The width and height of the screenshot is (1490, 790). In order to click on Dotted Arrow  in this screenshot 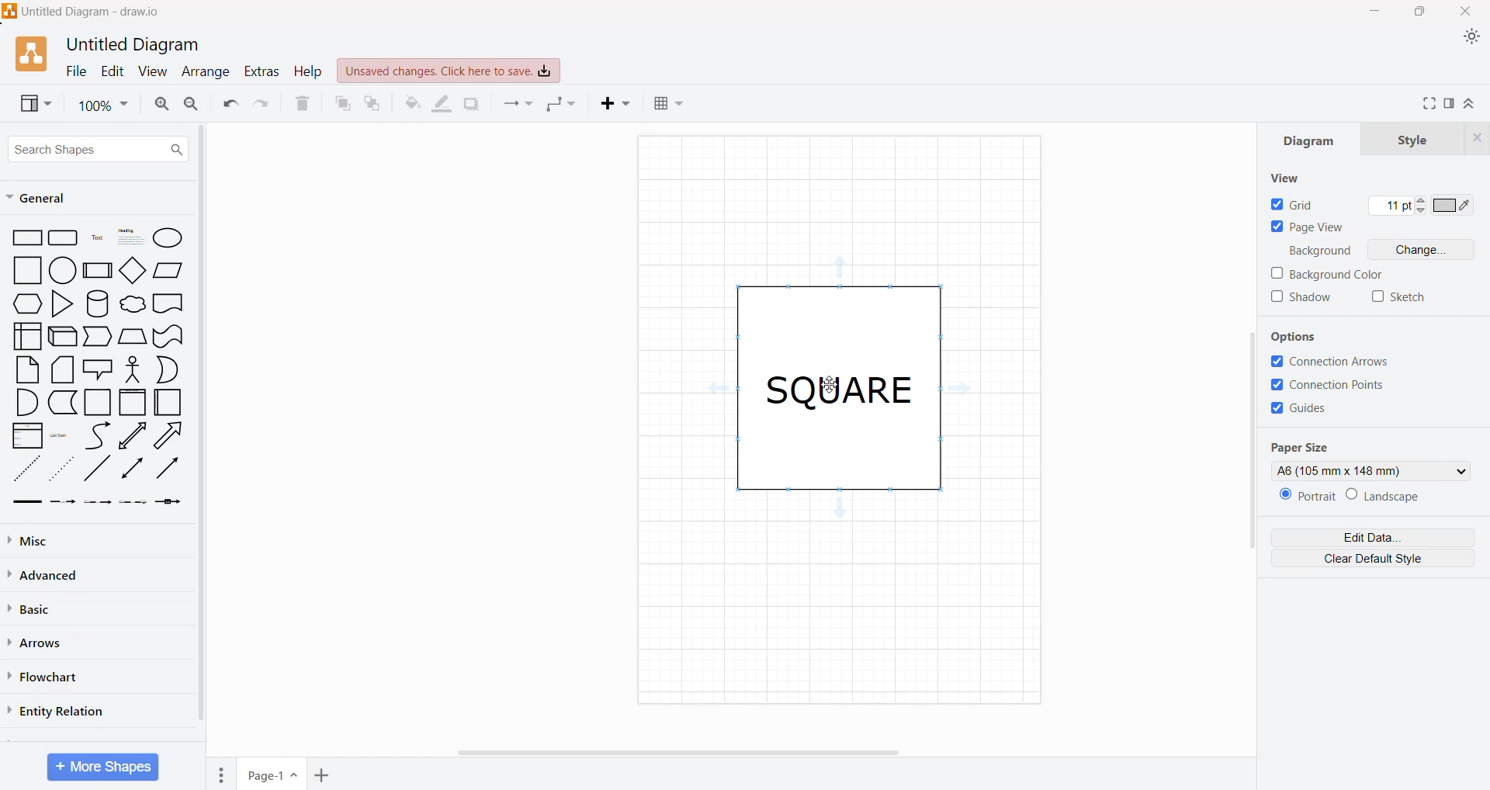, I will do `click(133, 502)`.